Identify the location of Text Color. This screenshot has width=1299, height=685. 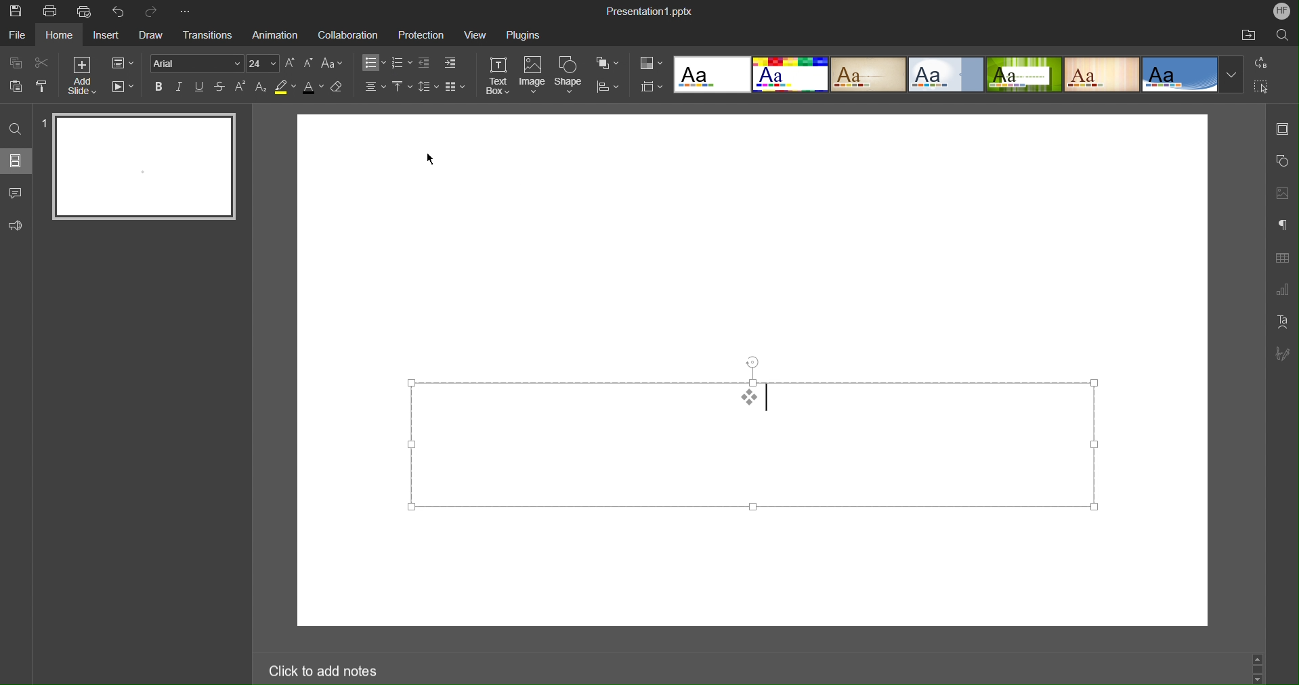
(313, 87).